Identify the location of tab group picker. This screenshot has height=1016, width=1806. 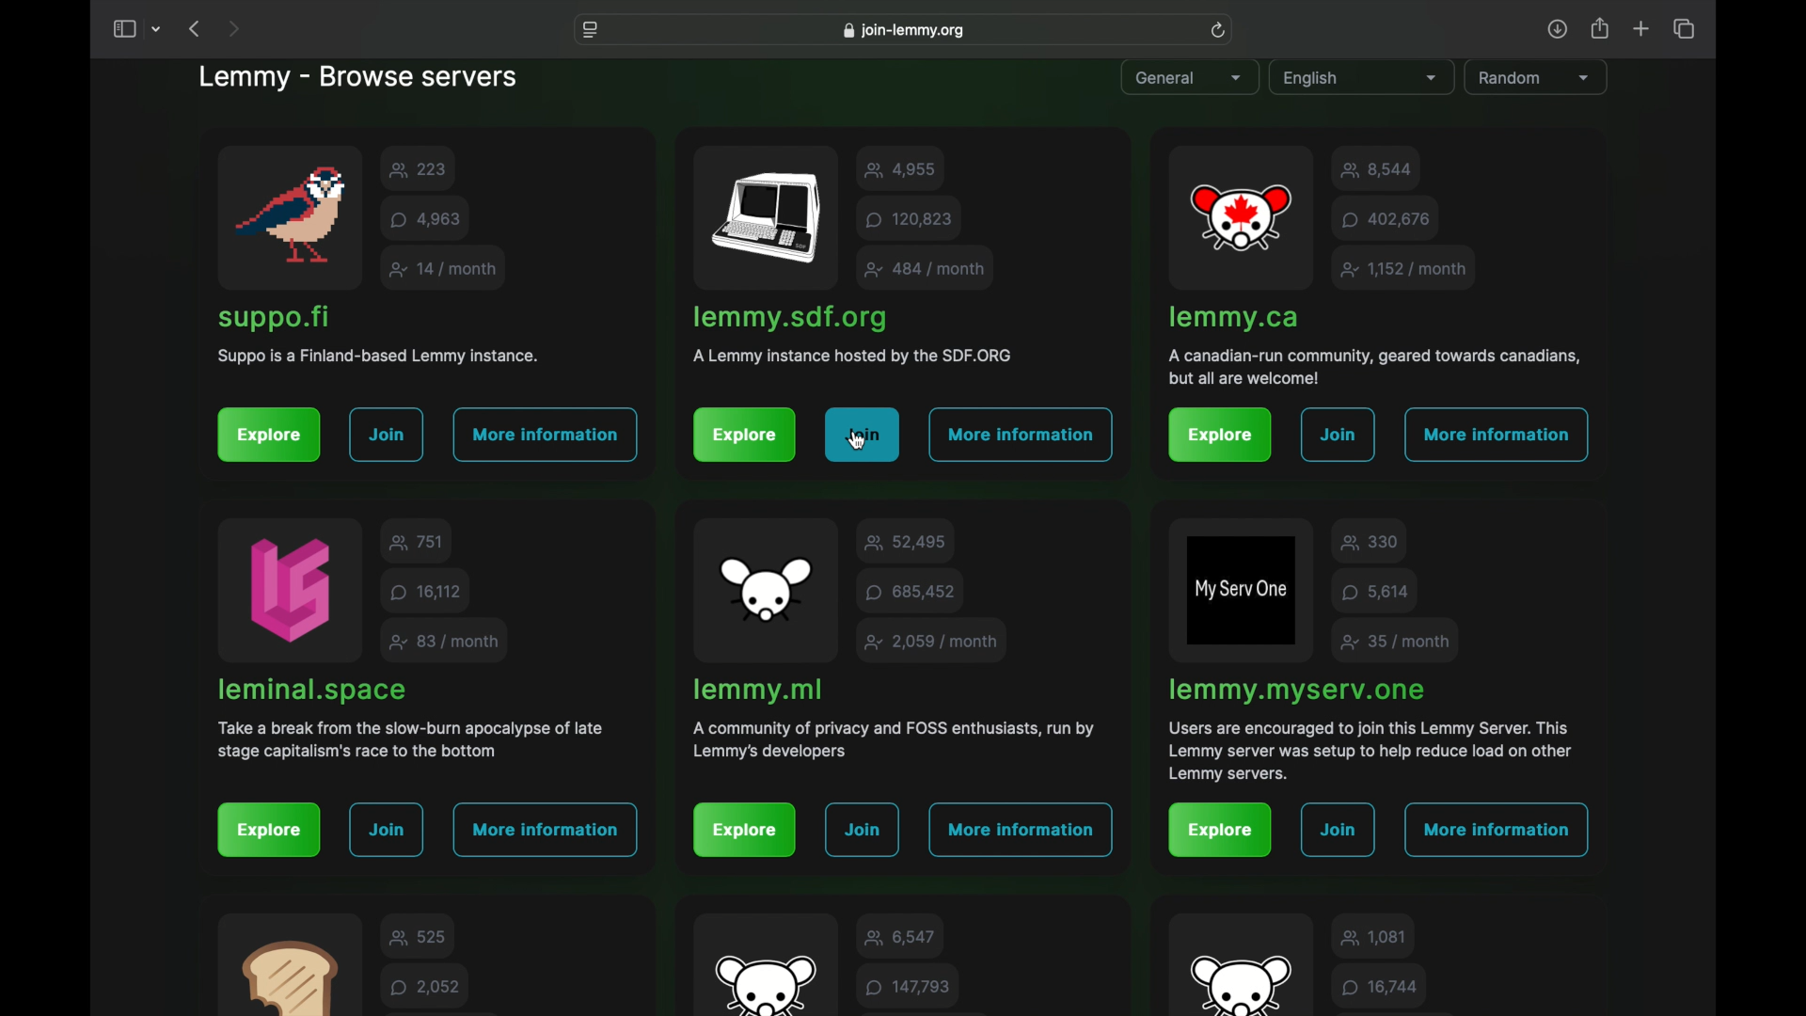
(157, 30).